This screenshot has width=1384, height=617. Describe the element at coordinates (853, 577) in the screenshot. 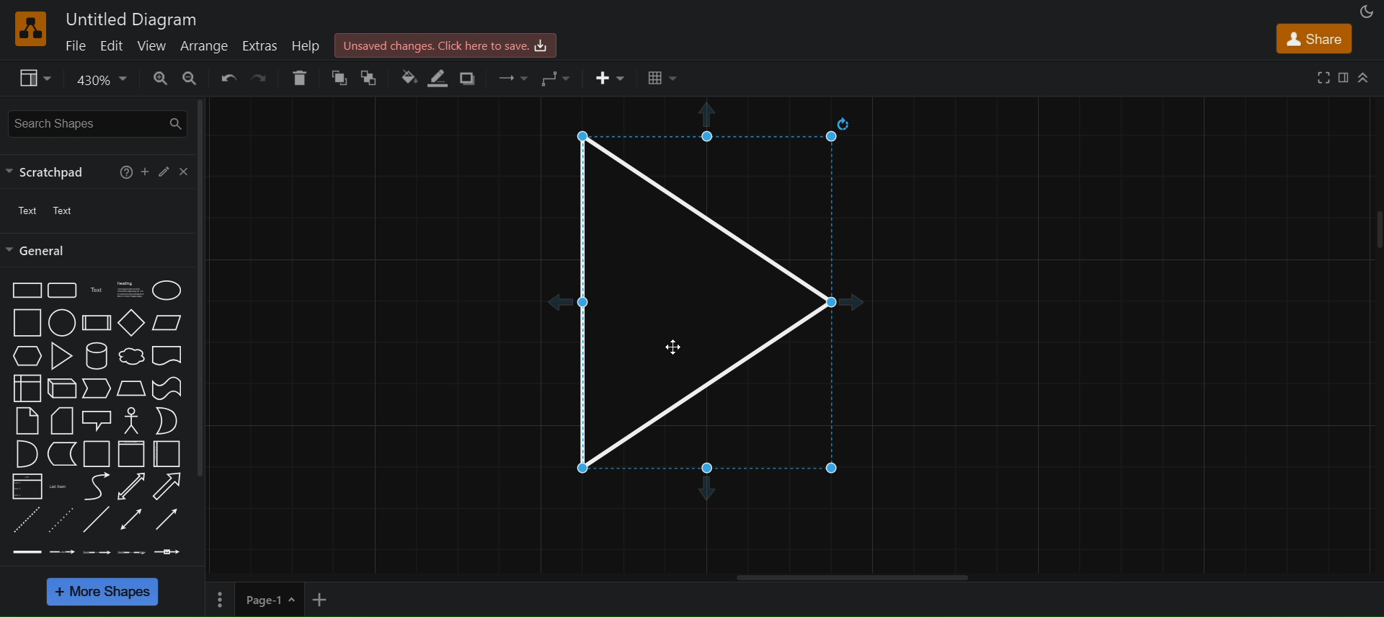

I see `Horizontal scroll bar` at that location.